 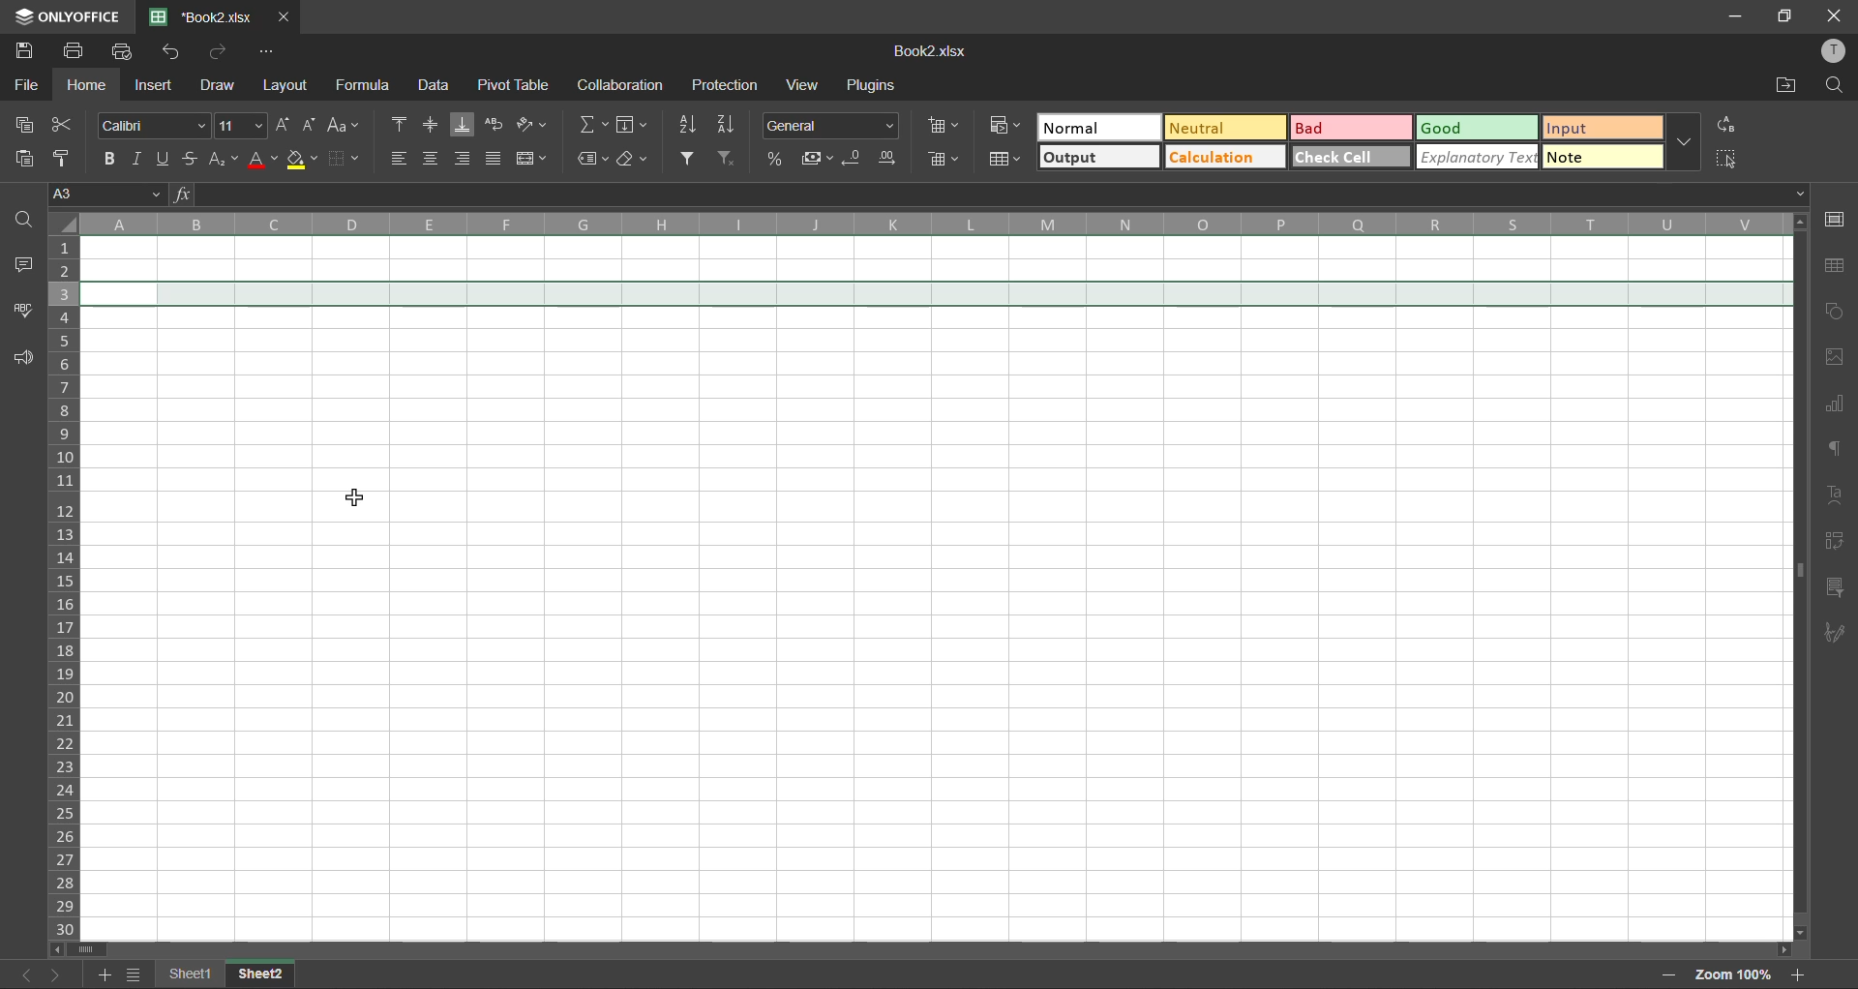 I want to click on find, so click(x=26, y=222).